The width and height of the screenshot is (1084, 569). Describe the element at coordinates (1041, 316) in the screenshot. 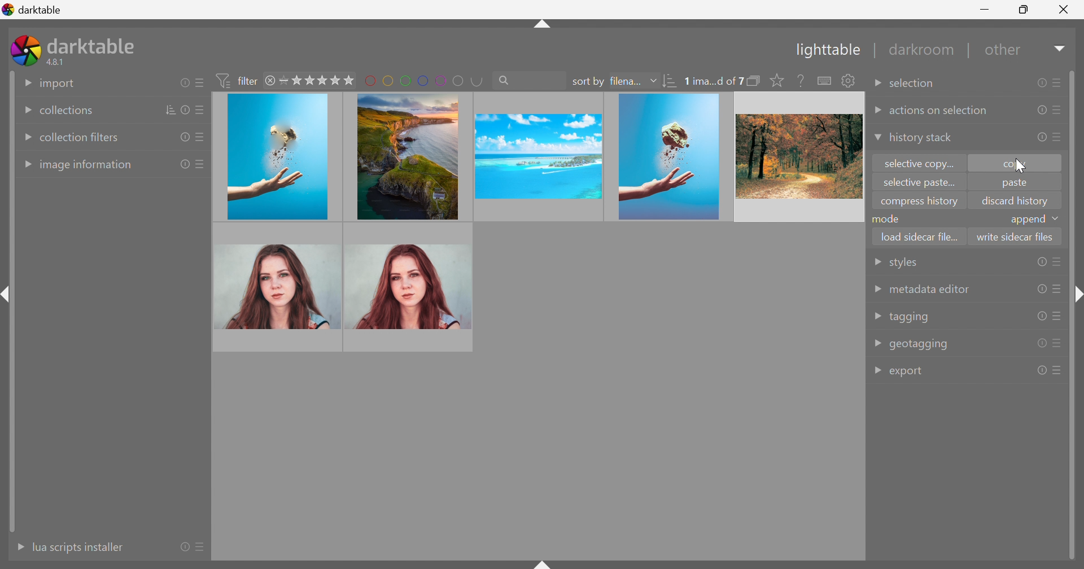

I see `reset` at that location.